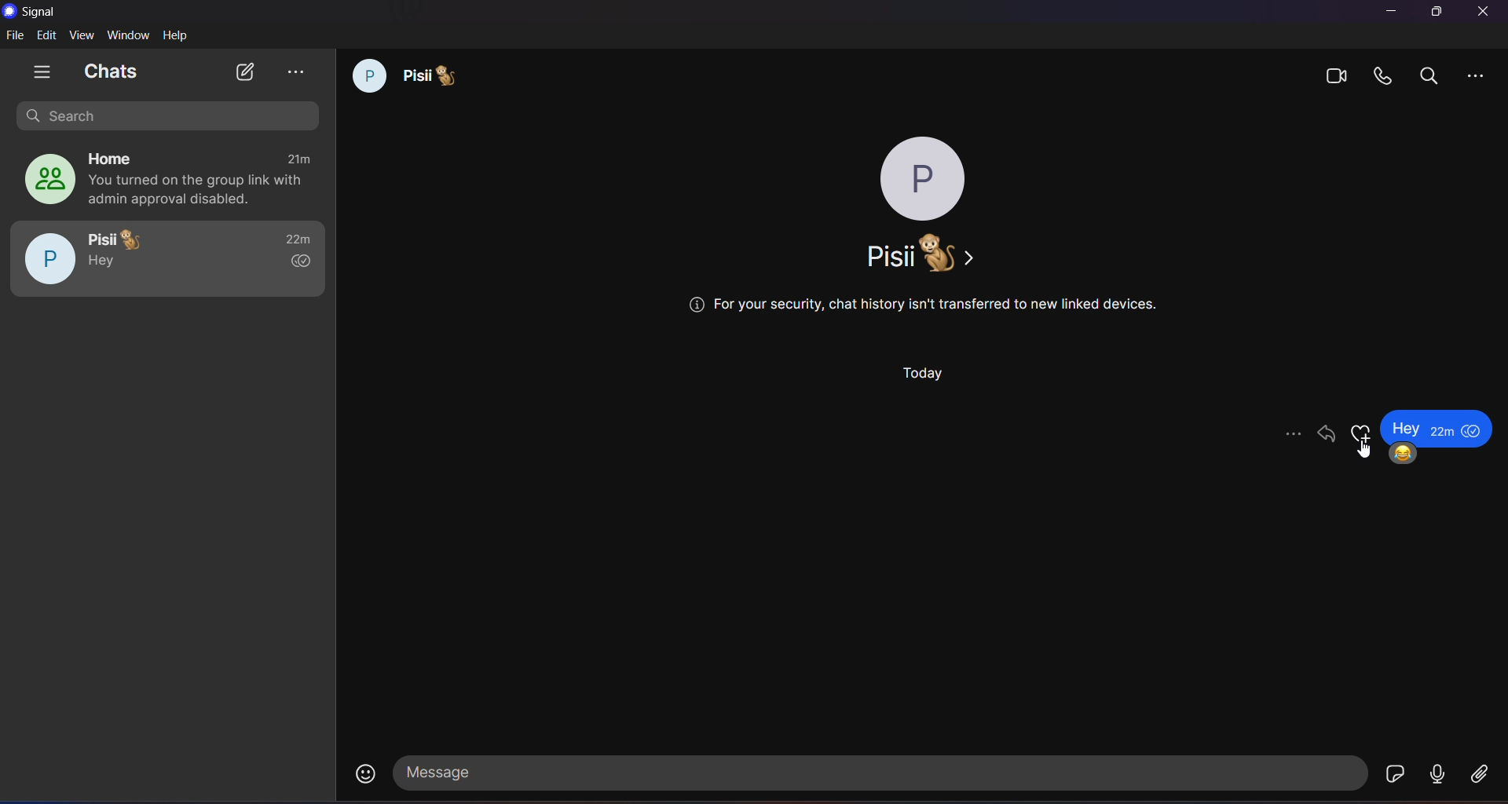  What do you see at coordinates (915, 254) in the screenshot?
I see `name` at bounding box center [915, 254].